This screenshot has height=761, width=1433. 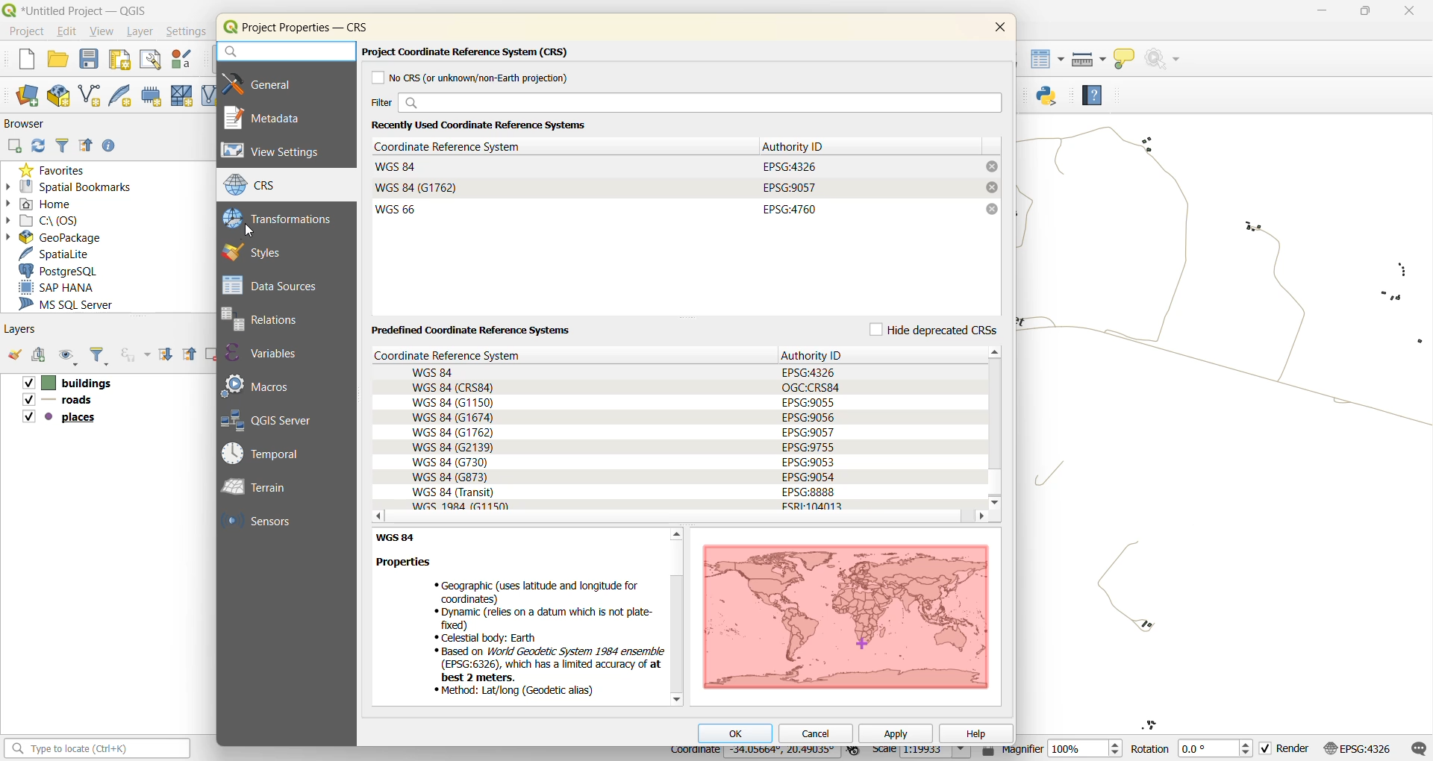 I want to click on Recently Used Coordinate Reference Systems, so click(x=490, y=125).